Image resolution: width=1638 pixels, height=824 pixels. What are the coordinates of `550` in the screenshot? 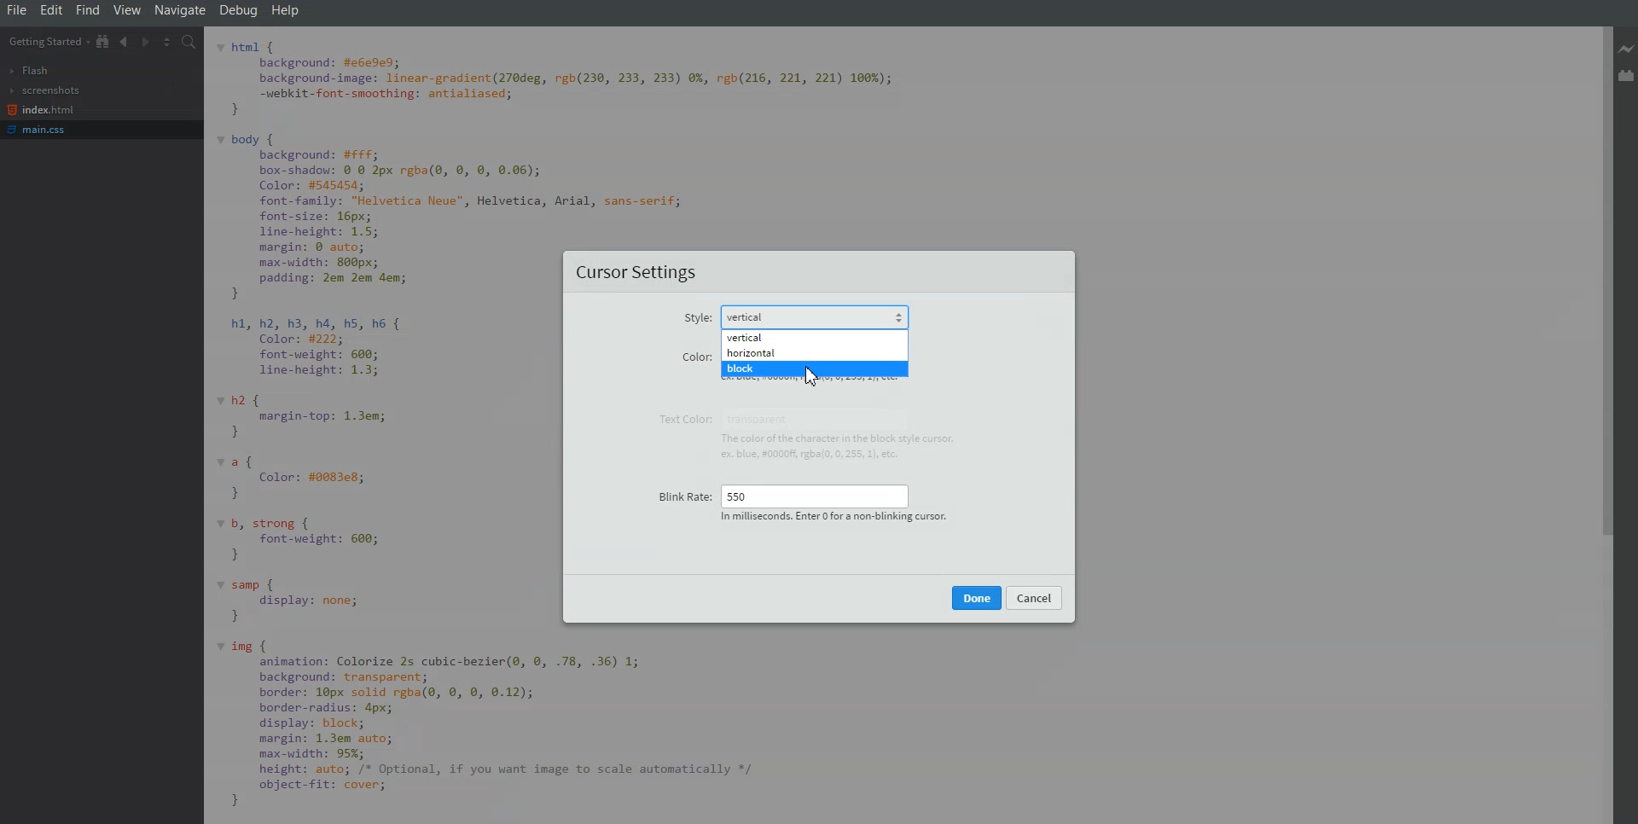 It's located at (814, 494).